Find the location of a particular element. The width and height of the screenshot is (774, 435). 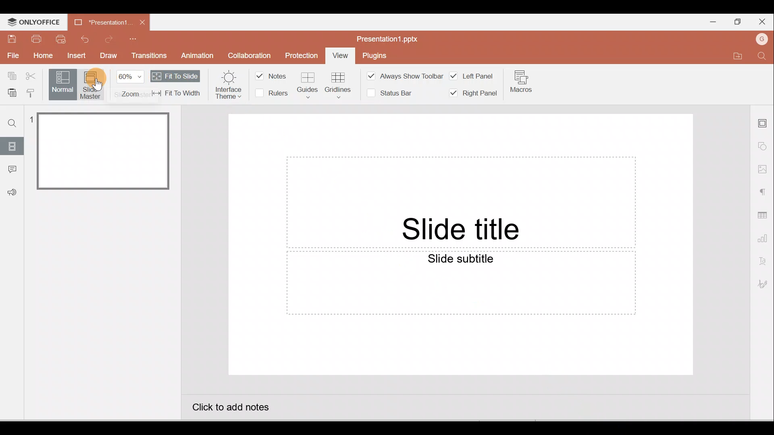

Macros is located at coordinates (522, 85).